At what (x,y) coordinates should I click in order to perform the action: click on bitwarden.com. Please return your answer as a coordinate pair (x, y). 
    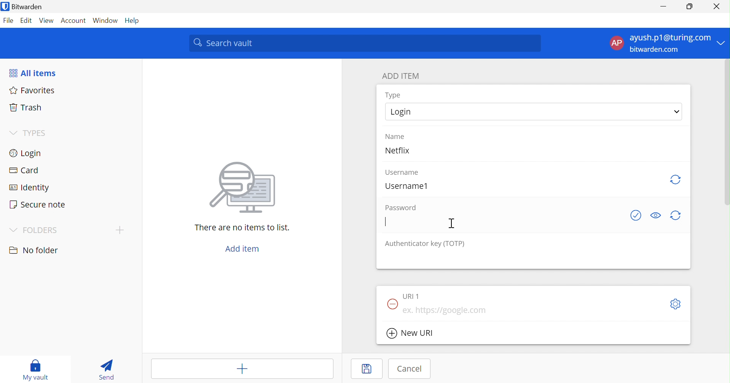
    Looking at the image, I should click on (654, 49).